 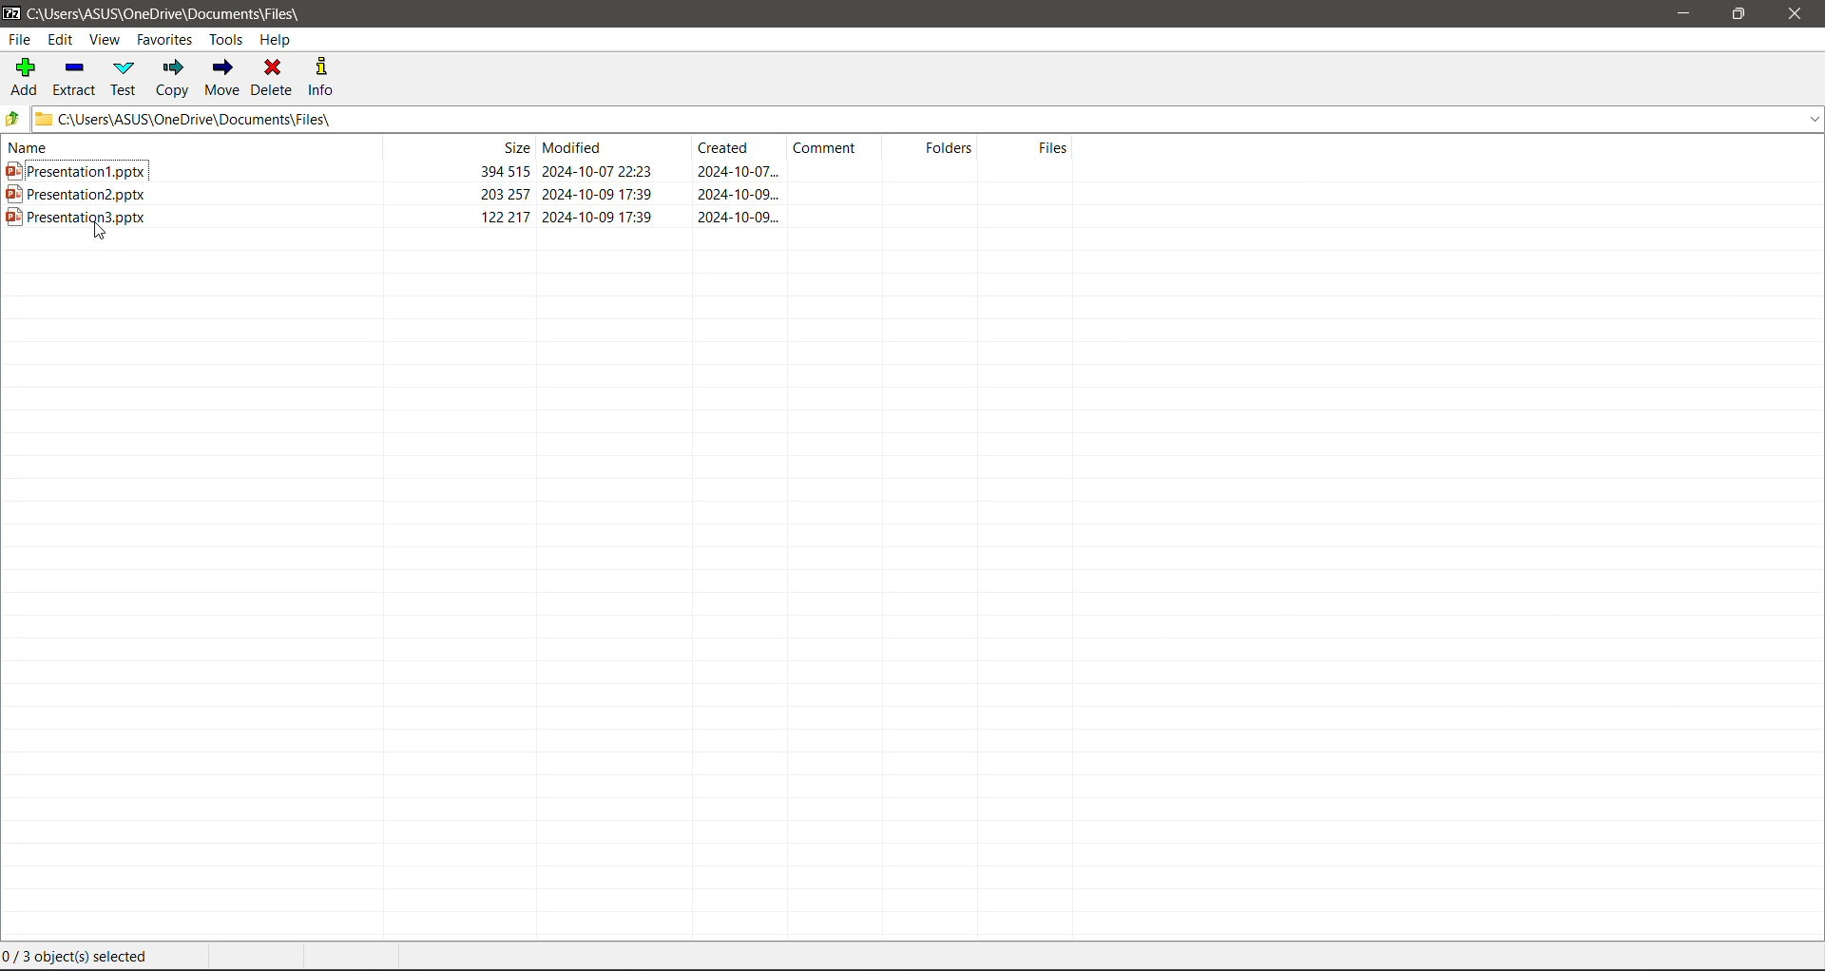 What do you see at coordinates (16, 119) in the screenshot?
I see `Move Up one level` at bounding box center [16, 119].